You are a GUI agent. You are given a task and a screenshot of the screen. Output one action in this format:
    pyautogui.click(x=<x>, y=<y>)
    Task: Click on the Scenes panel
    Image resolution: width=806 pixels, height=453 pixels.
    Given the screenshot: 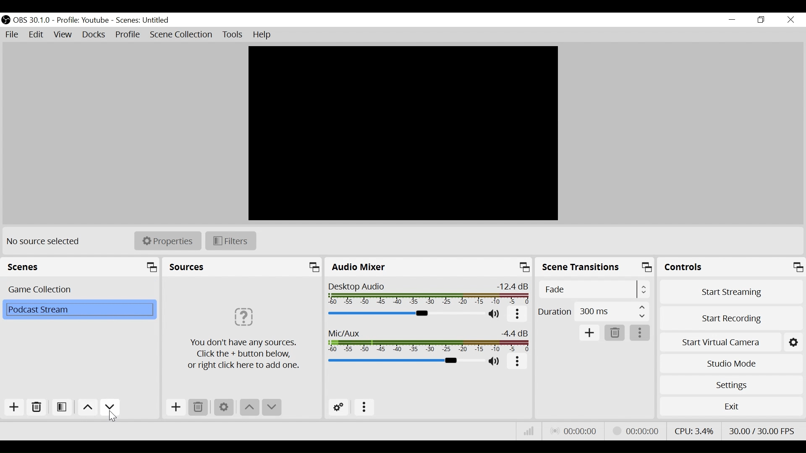 What is the action you would take?
    pyautogui.click(x=81, y=267)
    